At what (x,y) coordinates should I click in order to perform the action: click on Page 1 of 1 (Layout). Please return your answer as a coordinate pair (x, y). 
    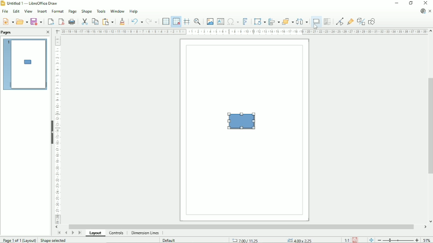
    Looking at the image, I should click on (19, 240).